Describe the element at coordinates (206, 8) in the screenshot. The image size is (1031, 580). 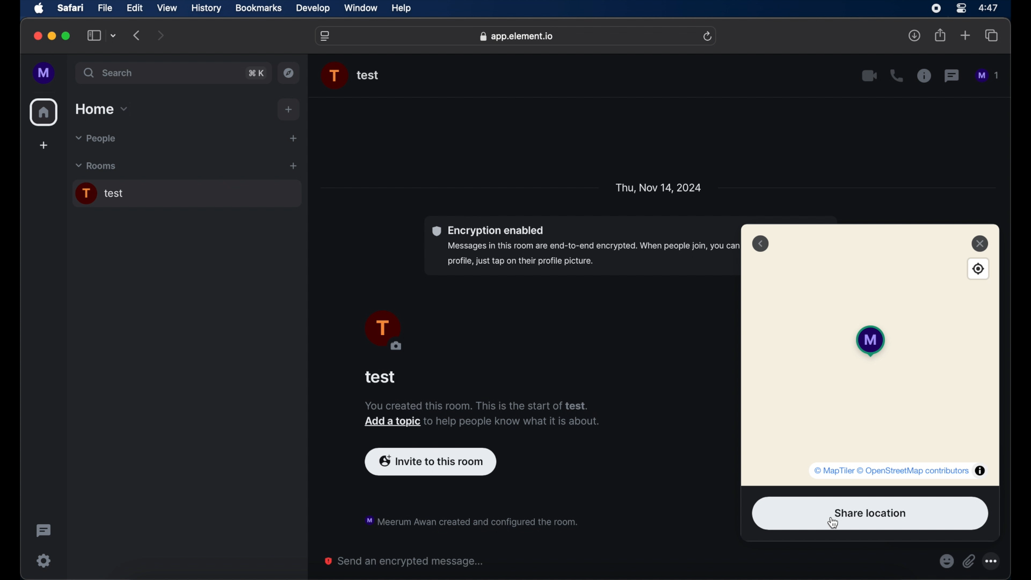
I see `history` at that location.